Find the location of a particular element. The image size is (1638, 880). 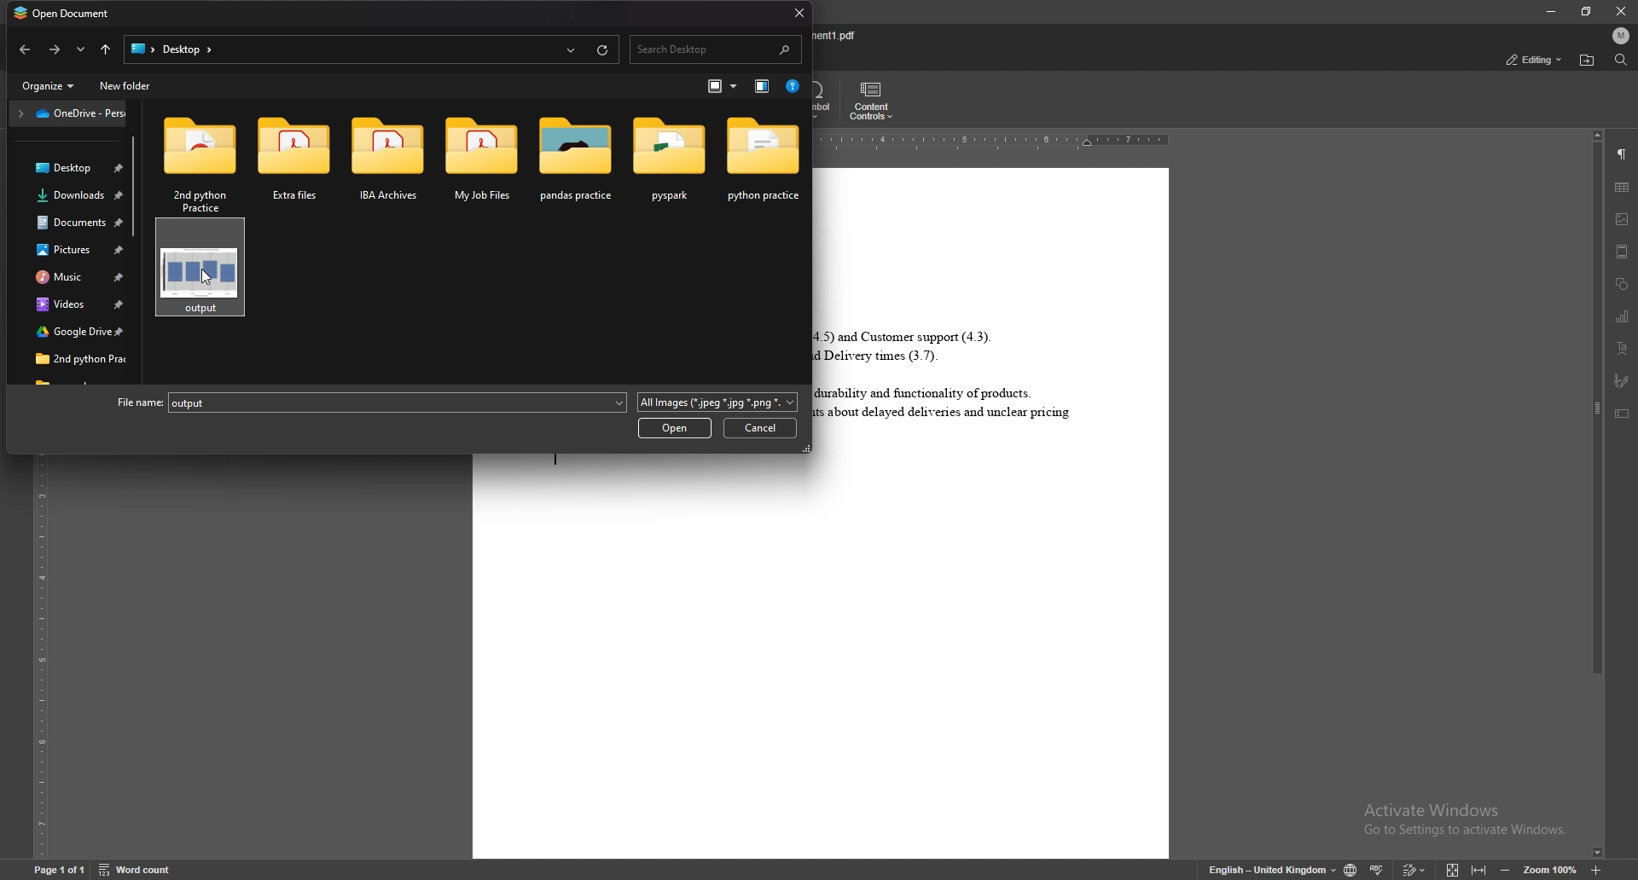

scroll bar is located at coordinates (1595, 494).